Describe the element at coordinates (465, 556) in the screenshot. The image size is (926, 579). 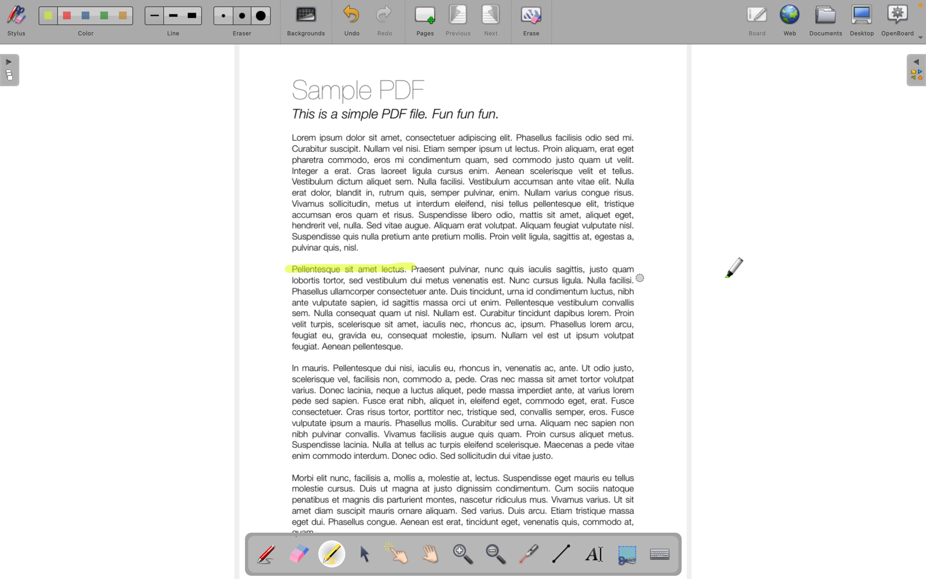
I see `zoom in` at that location.